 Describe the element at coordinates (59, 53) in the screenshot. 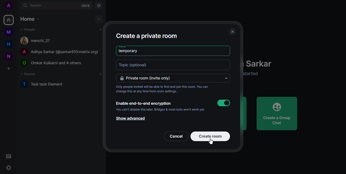

I see `A Aditya Sarkar (@sarkar810:matrix.org)` at that location.